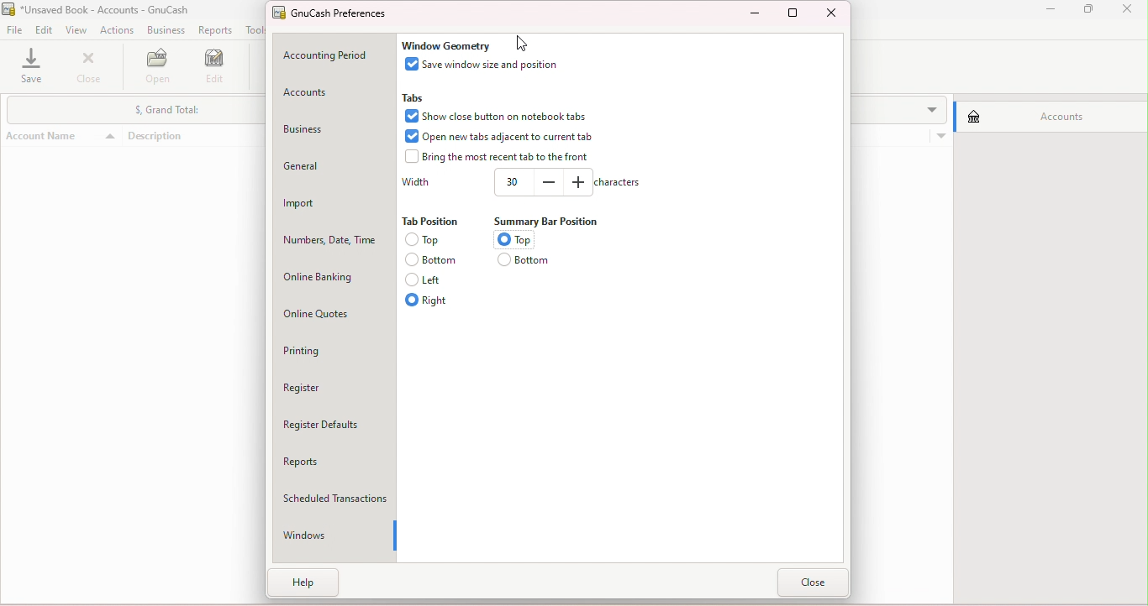  I want to click on Open new tabs adjacent to tab, so click(508, 137).